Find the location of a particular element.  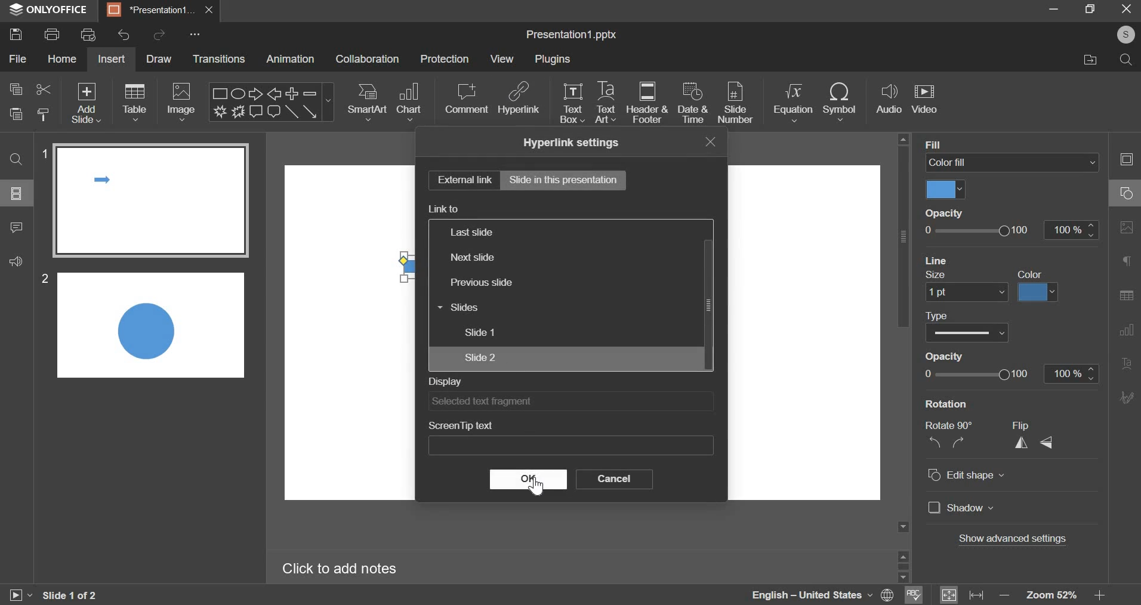

text box is located at coordinates (572, 103).